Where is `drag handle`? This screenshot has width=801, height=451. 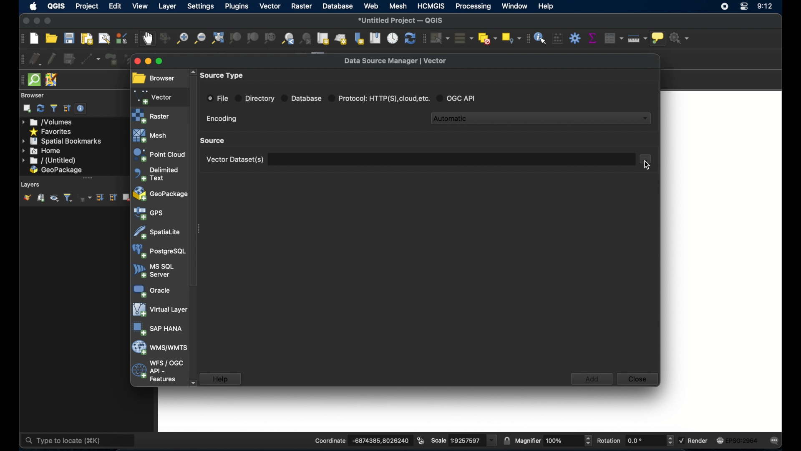
drag handle is located at coordinates (20, 80).